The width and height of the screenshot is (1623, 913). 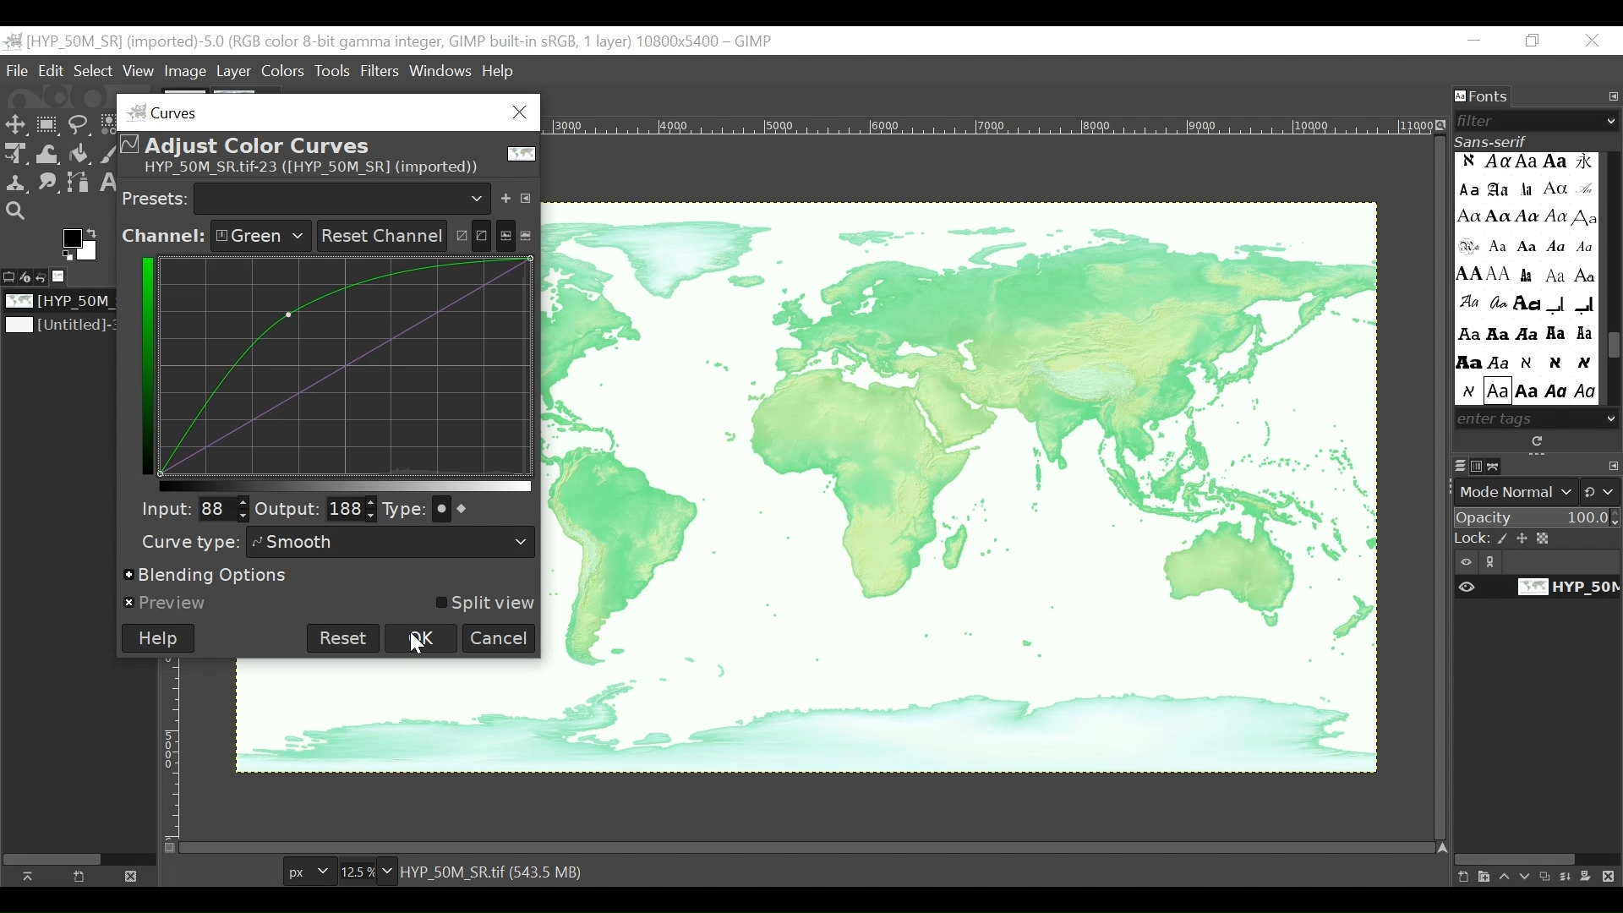 I want to click on Curve Type Options, so click(x=458, y=509).